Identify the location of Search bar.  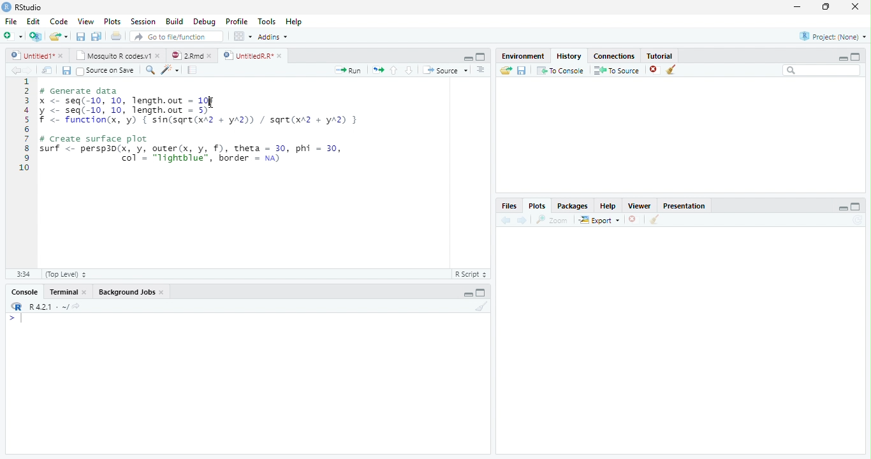
(821, 70).